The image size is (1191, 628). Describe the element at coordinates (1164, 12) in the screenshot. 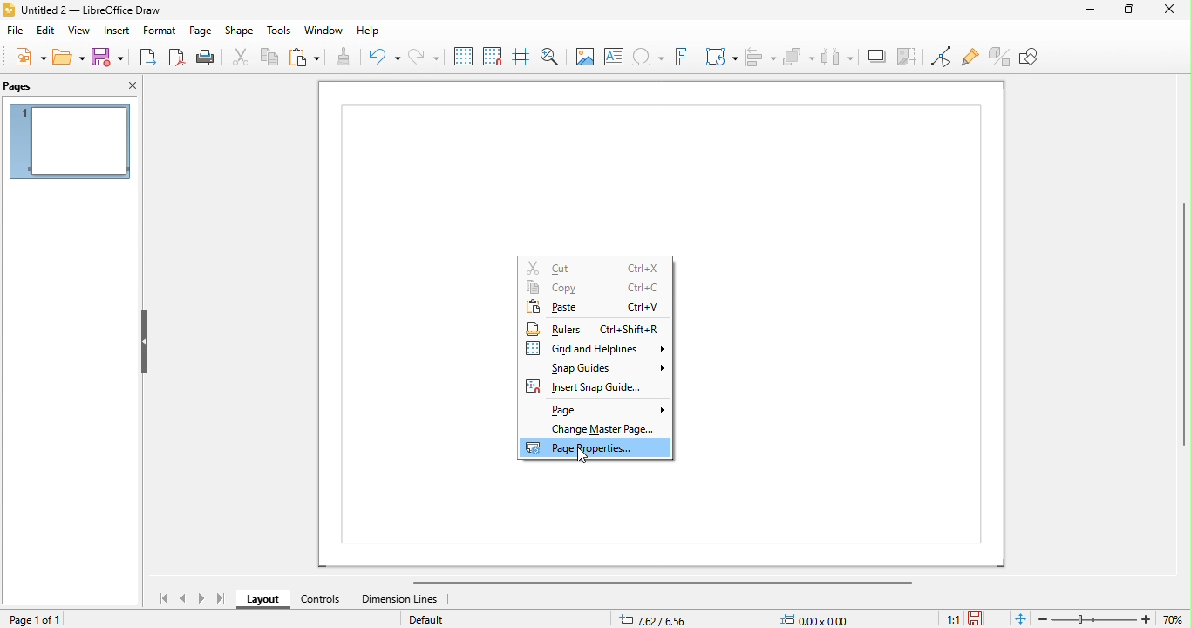

I see `close` at that location.